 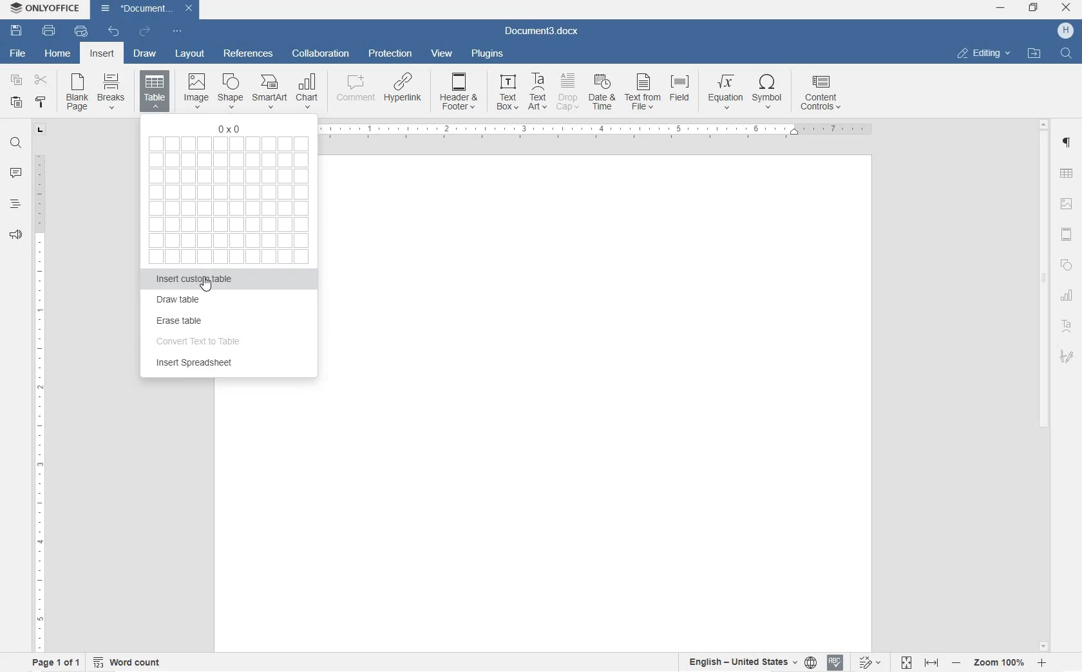 I want to click on REDO, so click(x=144, y=31).